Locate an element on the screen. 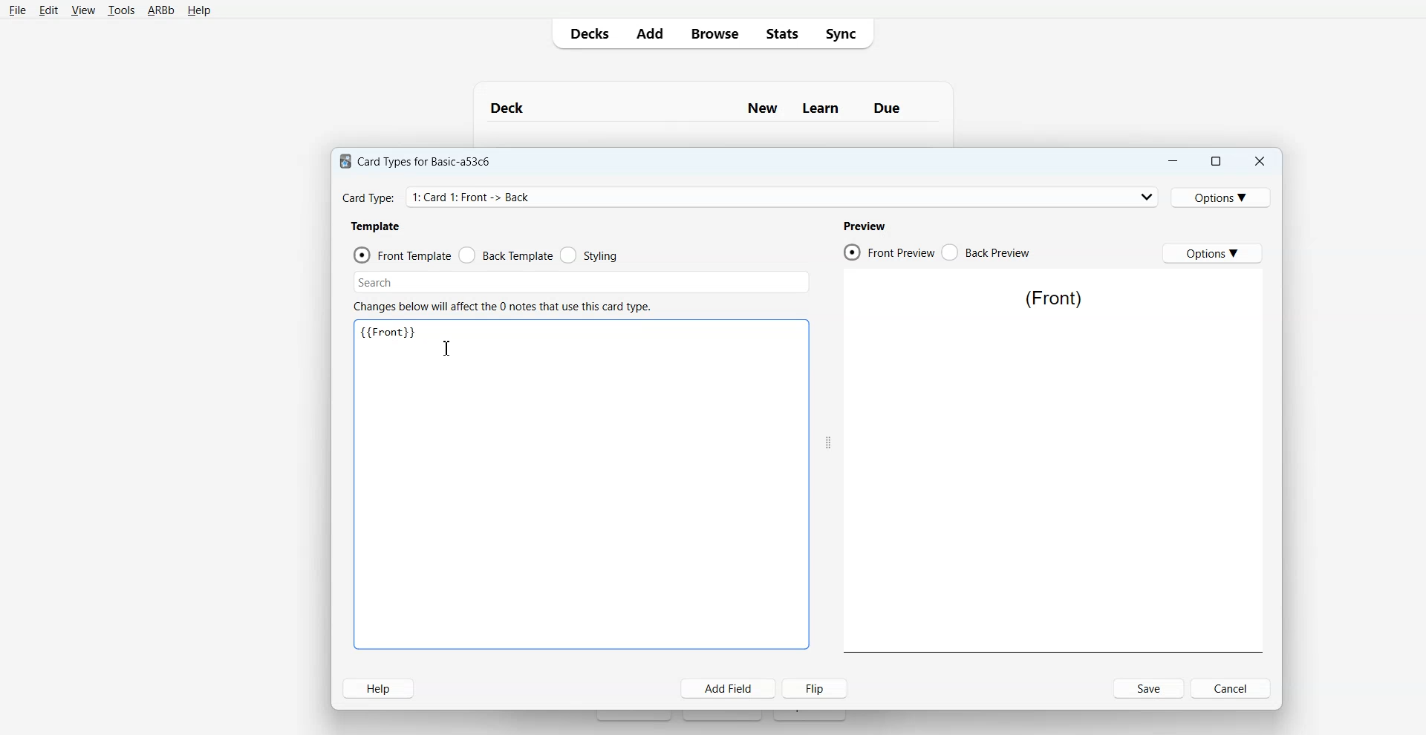 This screenshot has height=735, width=1426. Text Cursor is located at coordinates (448, 349).